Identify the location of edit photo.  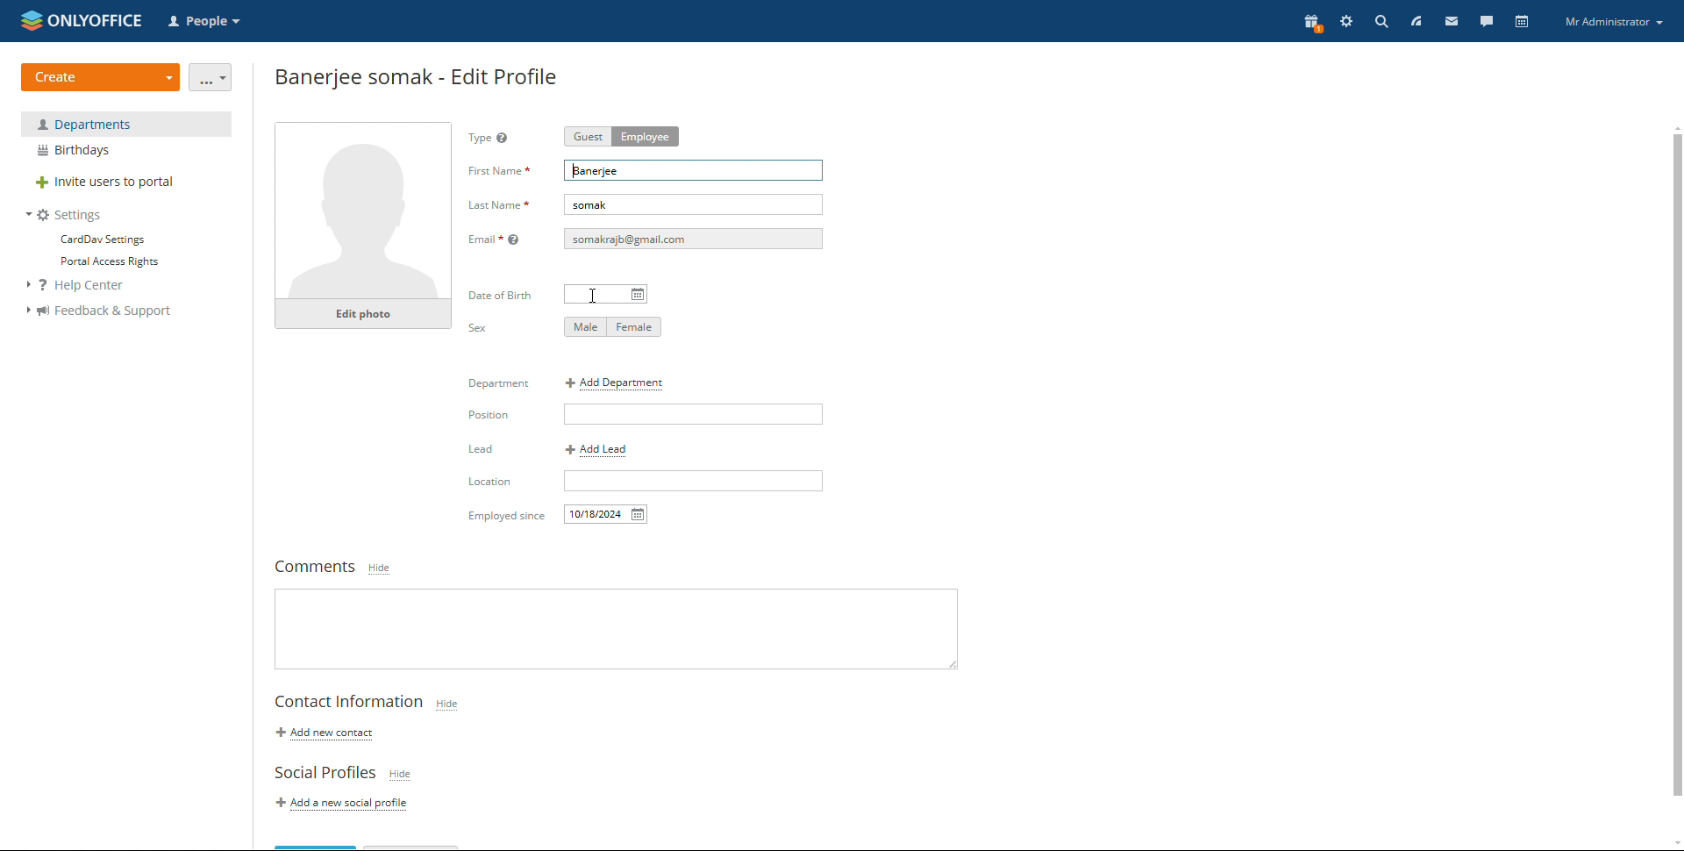
(363, 314).